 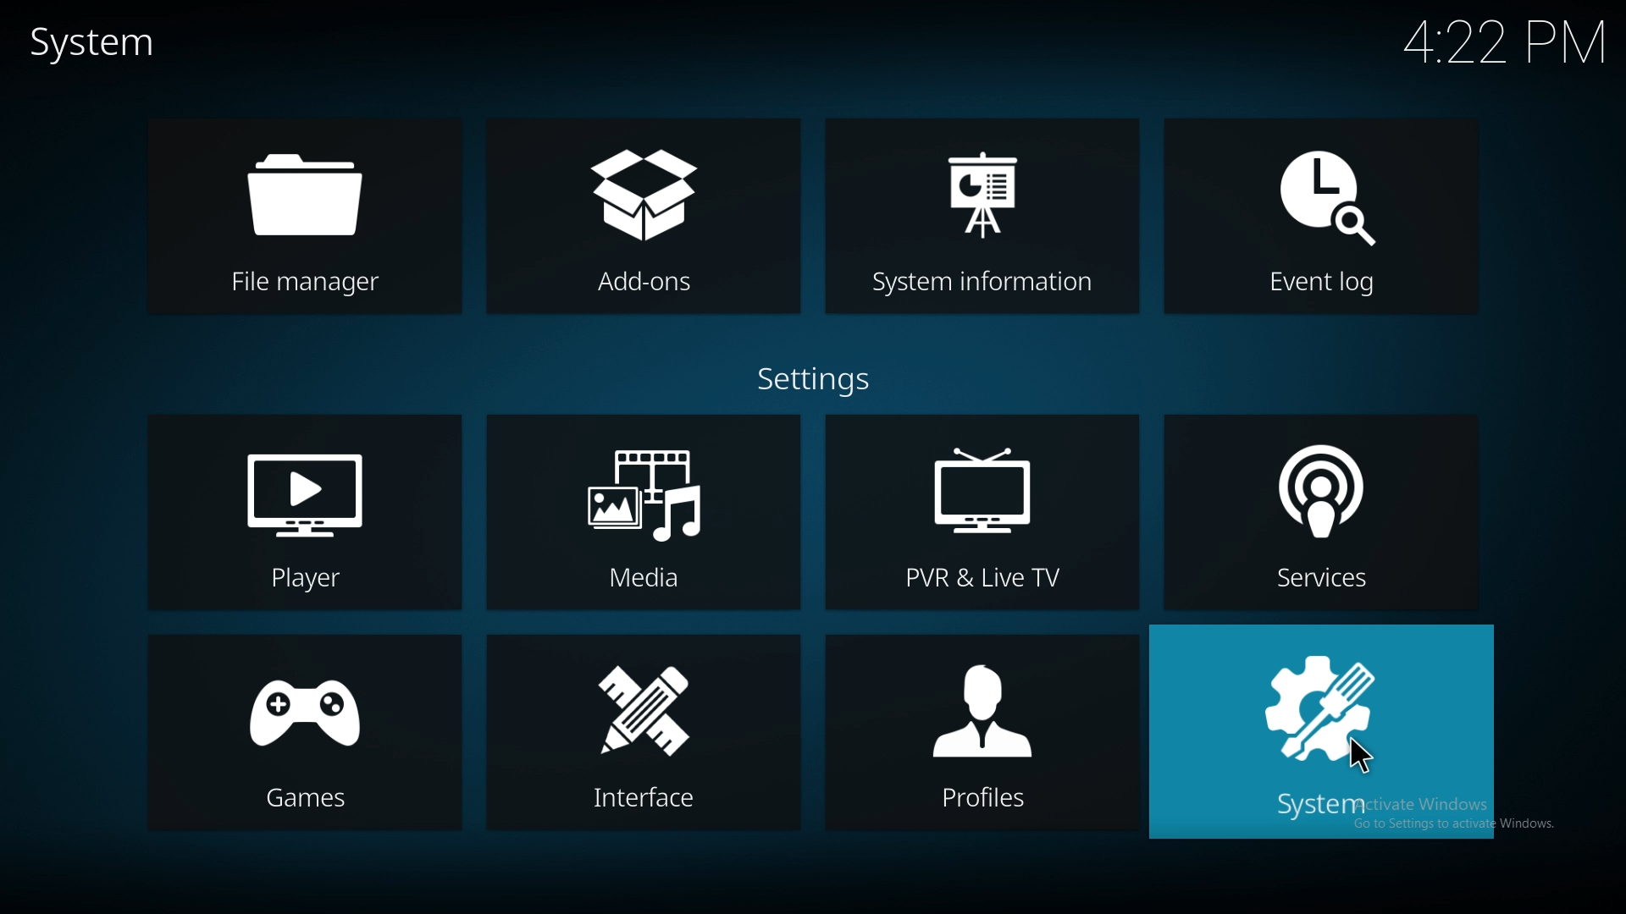 What do you see at coordinates (1364, 758) in the screenshot?
I see `cursor` at bounding box center [1364, 758].